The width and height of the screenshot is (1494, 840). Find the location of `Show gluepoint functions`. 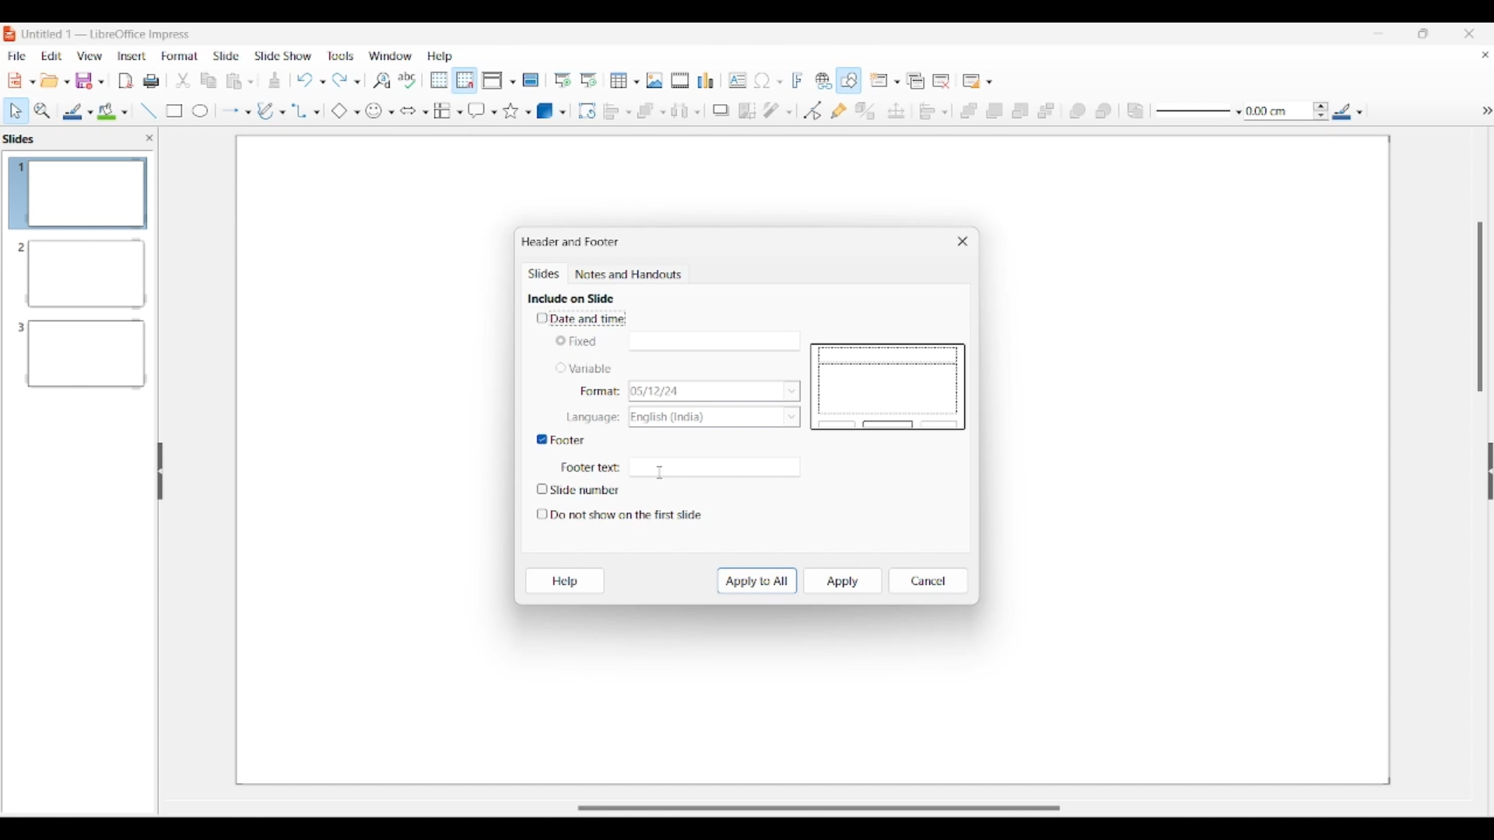

Show gluepoint functions is located at coordinates (839, 110).